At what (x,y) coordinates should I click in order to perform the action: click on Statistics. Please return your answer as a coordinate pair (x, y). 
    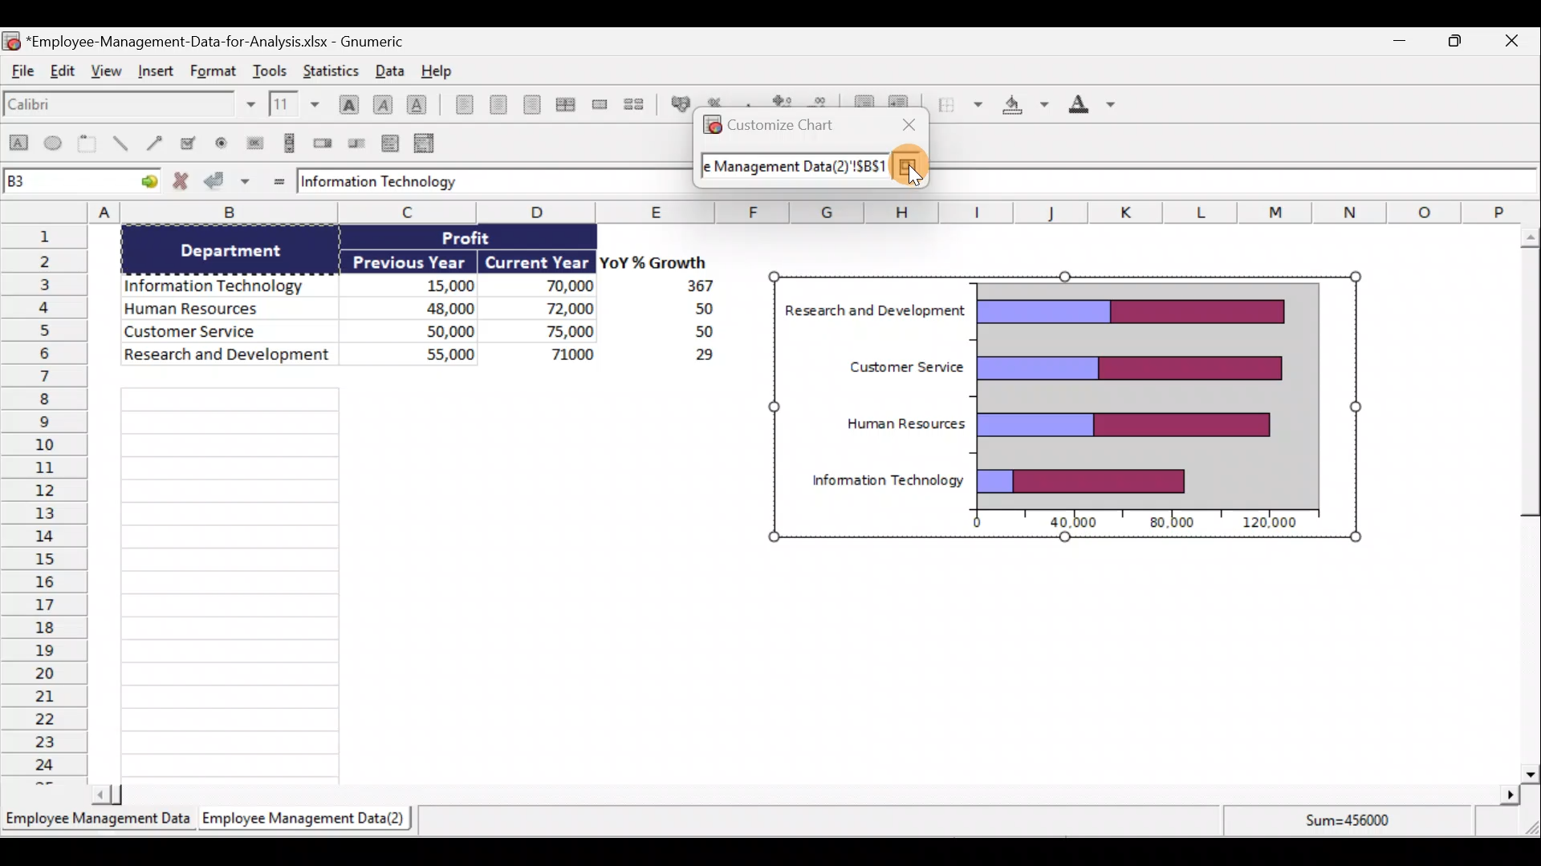
    Looking at the image, I should click on (335, 70).